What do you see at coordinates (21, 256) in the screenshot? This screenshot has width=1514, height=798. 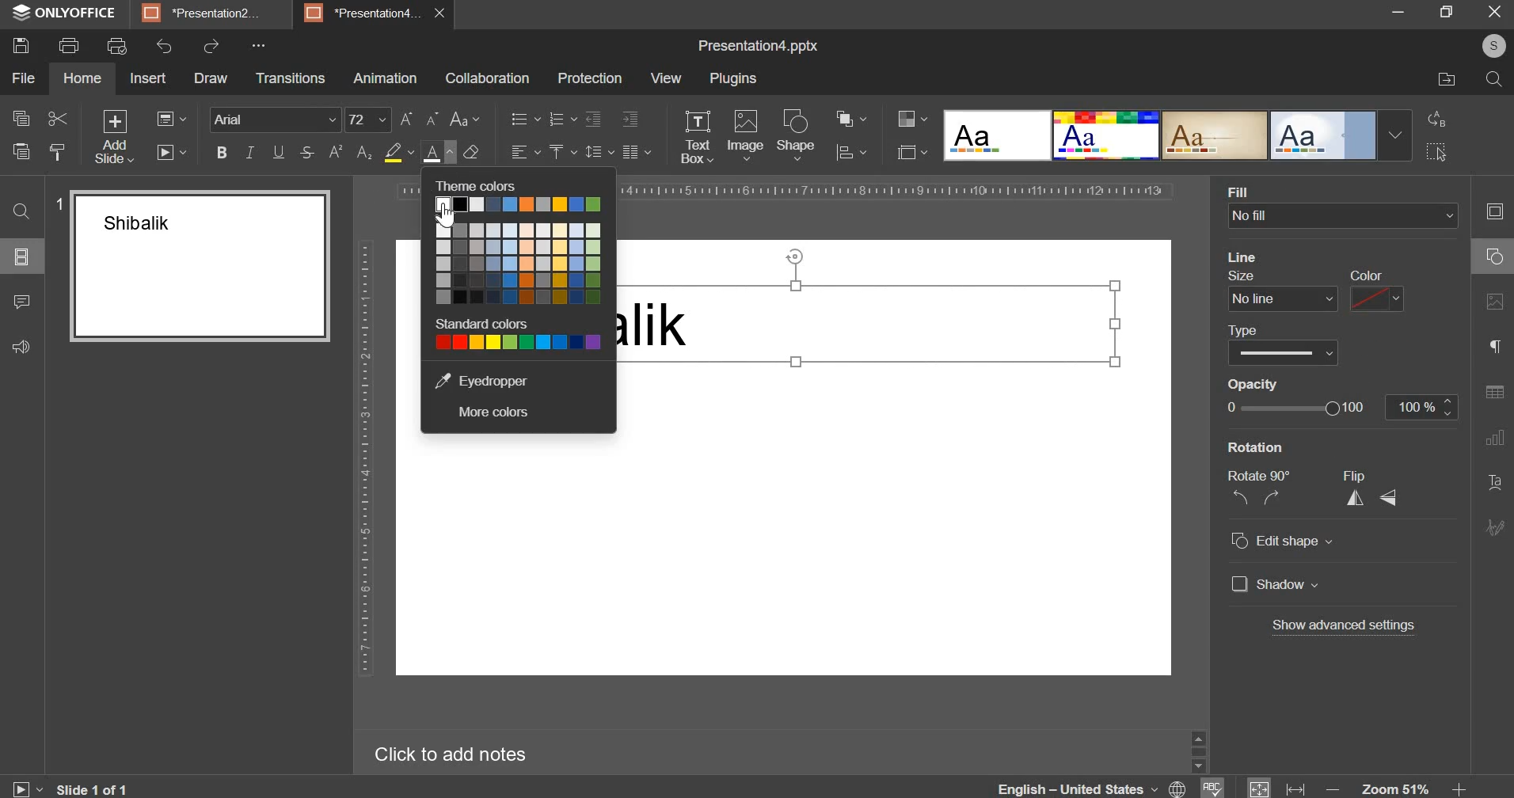 I see `slide menu` at bounding box center [21, 256].